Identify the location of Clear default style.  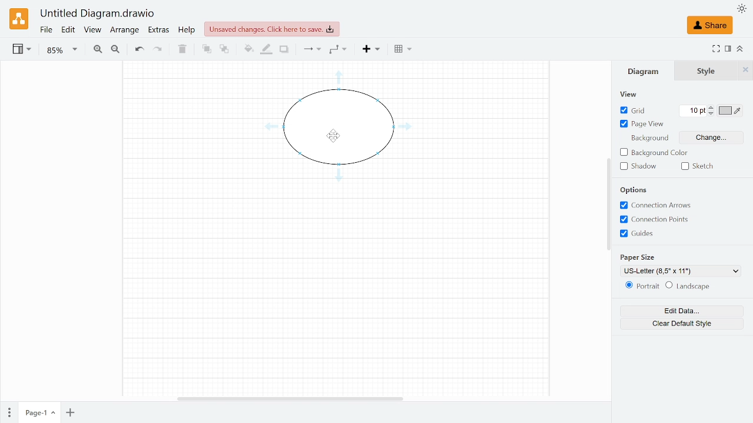
(679, 324).